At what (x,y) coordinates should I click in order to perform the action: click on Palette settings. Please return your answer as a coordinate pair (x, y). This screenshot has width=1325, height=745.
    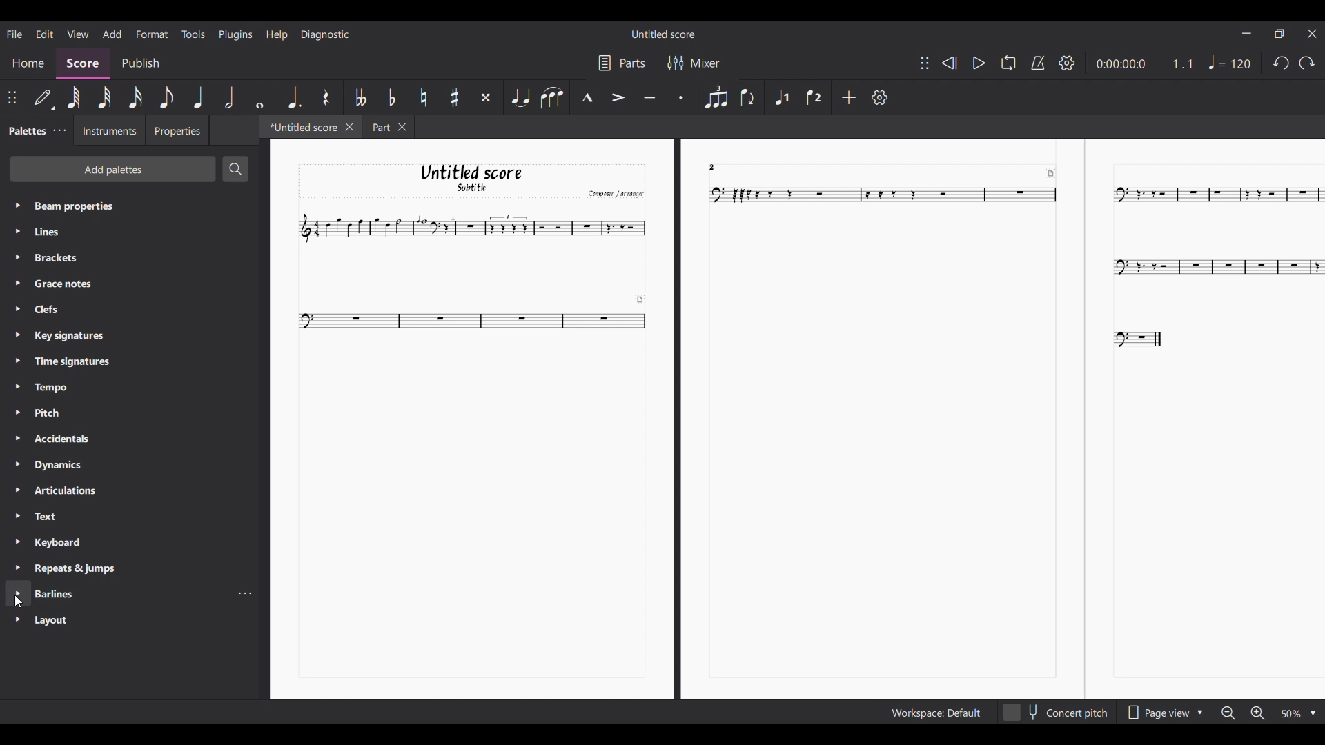
    Looking at the image, I should click on (53, 386).